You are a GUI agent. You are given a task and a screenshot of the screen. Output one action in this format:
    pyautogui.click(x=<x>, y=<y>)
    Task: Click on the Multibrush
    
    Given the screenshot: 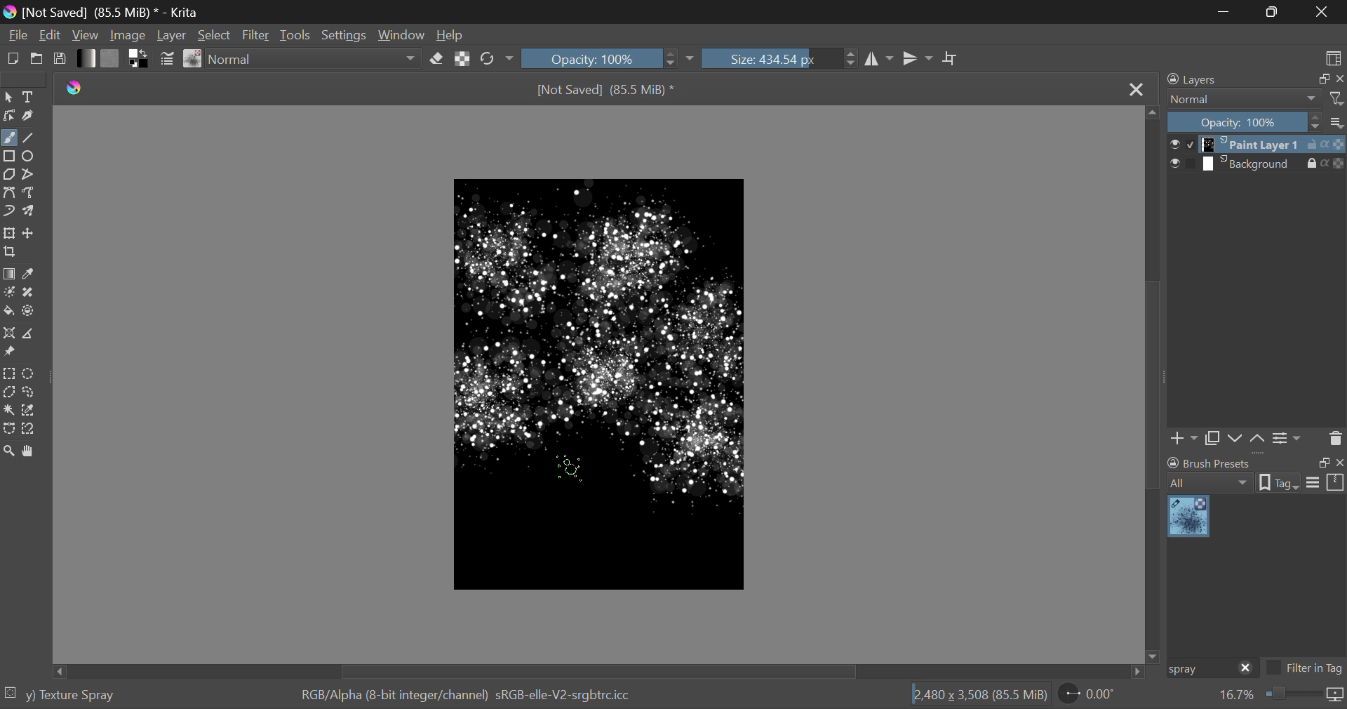 What is the action you would take?
    pyautogui.click(x=29, y=210)
    